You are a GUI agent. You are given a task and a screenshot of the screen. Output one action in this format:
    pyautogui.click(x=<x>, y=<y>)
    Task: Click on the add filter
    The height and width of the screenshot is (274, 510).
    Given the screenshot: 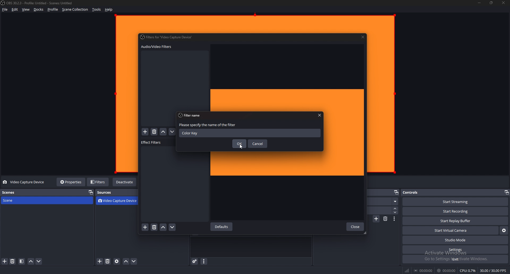 What is the action you would take?
    pyautogui.click(x=145, y=227)
    